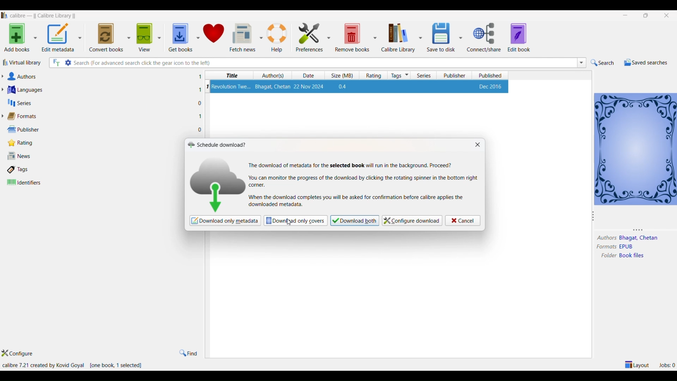  I want to click on virtual library, so click(23, 64).